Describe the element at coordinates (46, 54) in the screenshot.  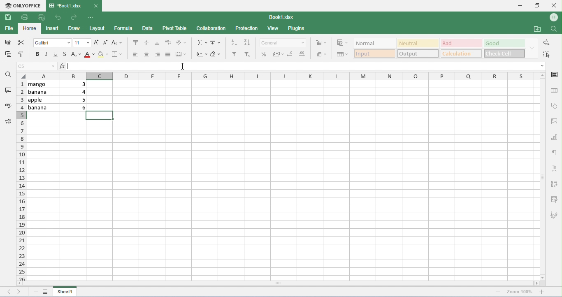
I see `italics` at that location.